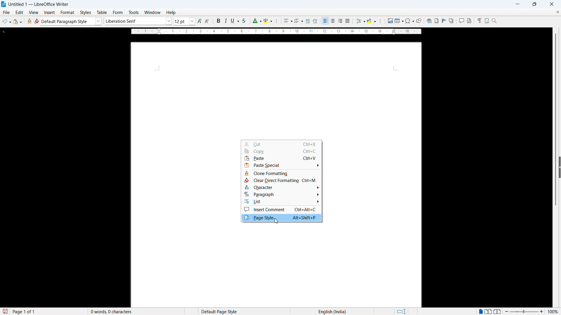 Image resolution: width=561 pixels, height=315 pixels. What do you see at coordinates (390, 20) in the screenshot?
I see `Add image ` at bounding box center [390, 20].